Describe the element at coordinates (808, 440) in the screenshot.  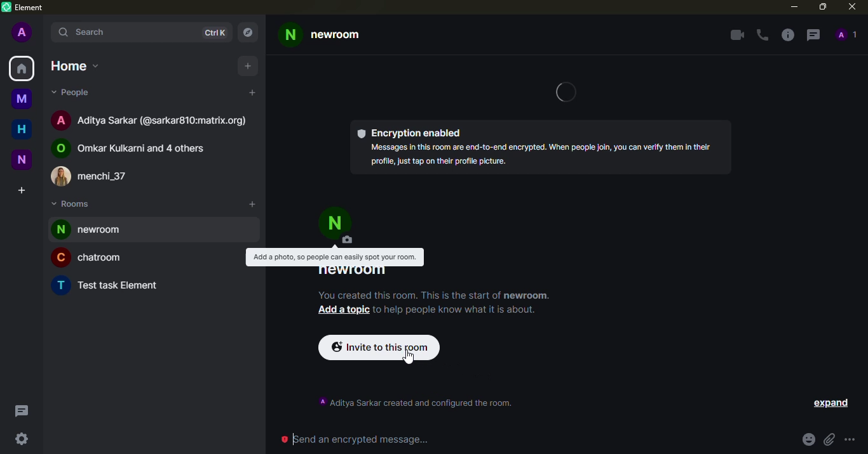
I see `emoji` at that location.